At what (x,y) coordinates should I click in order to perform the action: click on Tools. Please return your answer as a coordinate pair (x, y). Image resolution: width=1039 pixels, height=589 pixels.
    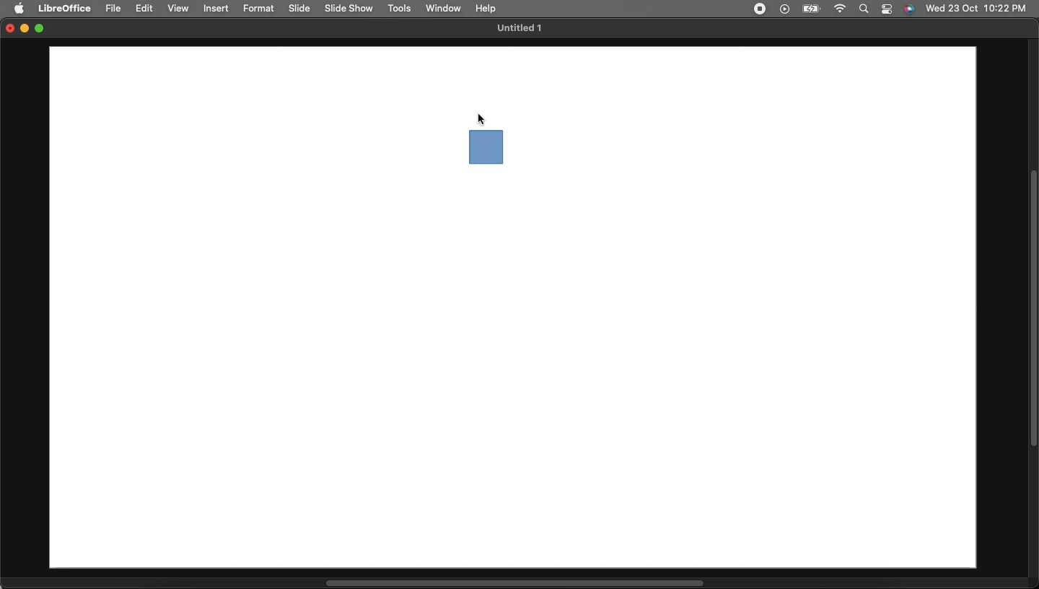
    Looking at the image, I should click on (400, 9).